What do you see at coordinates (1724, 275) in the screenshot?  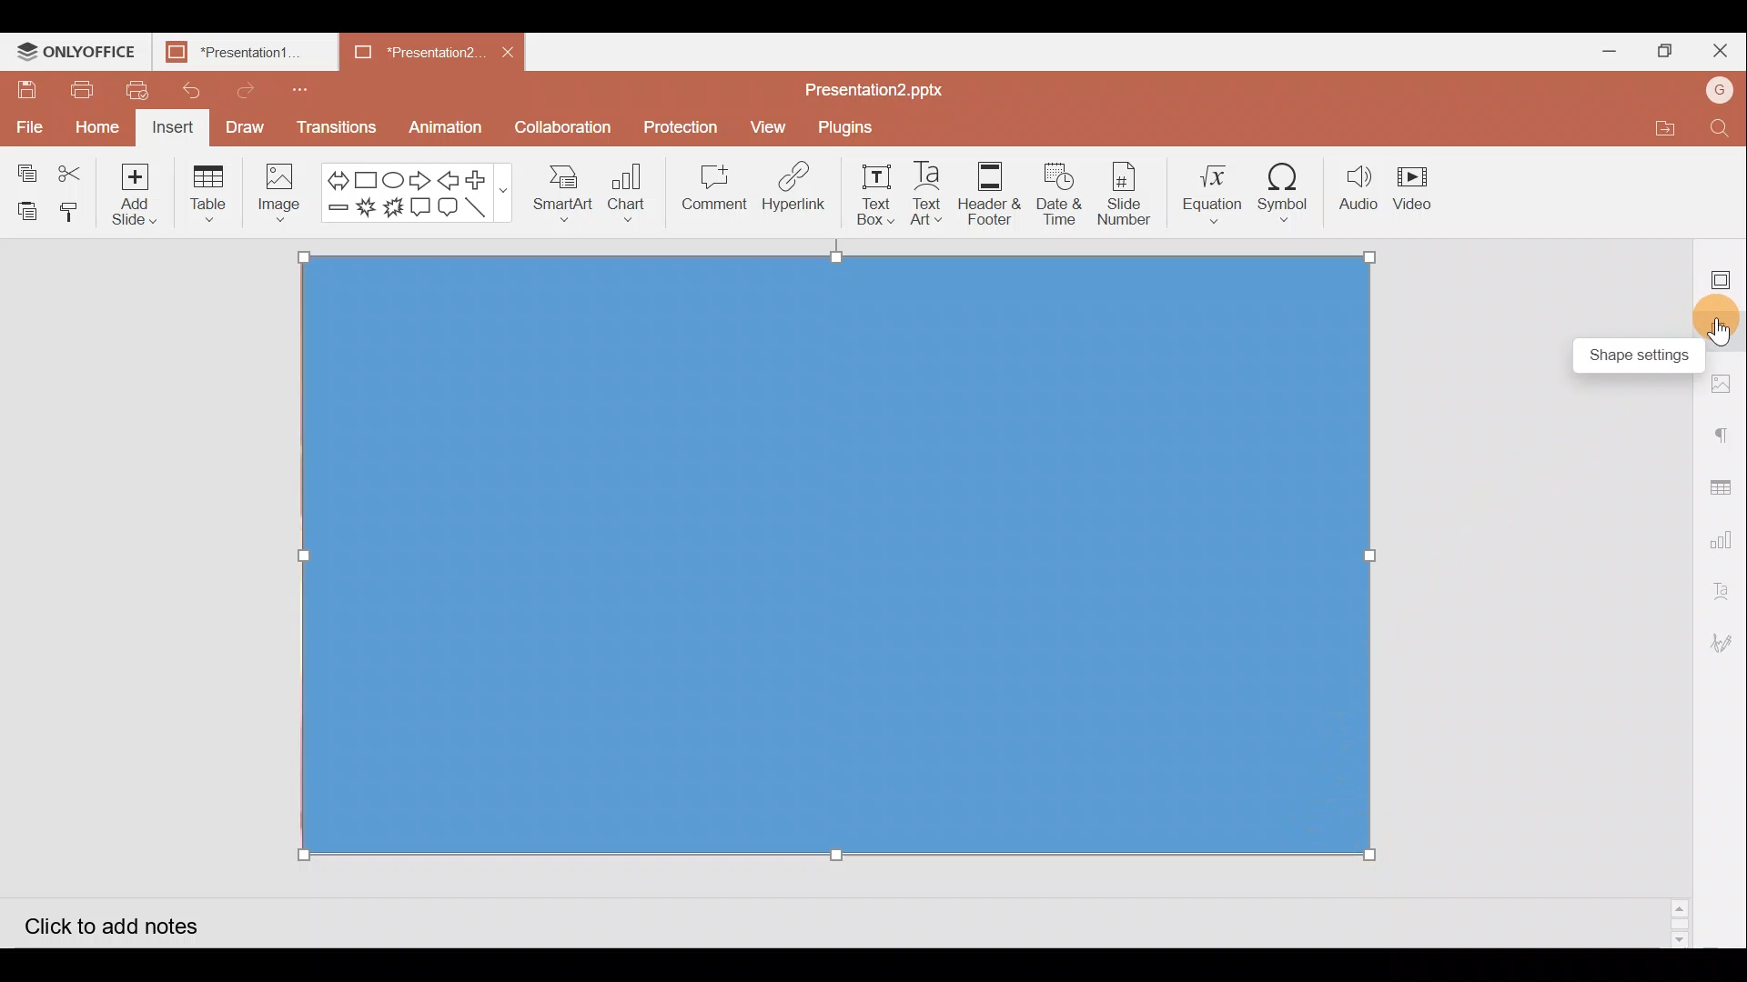 I see `Slide settings` at bounding box center [1724, 275].